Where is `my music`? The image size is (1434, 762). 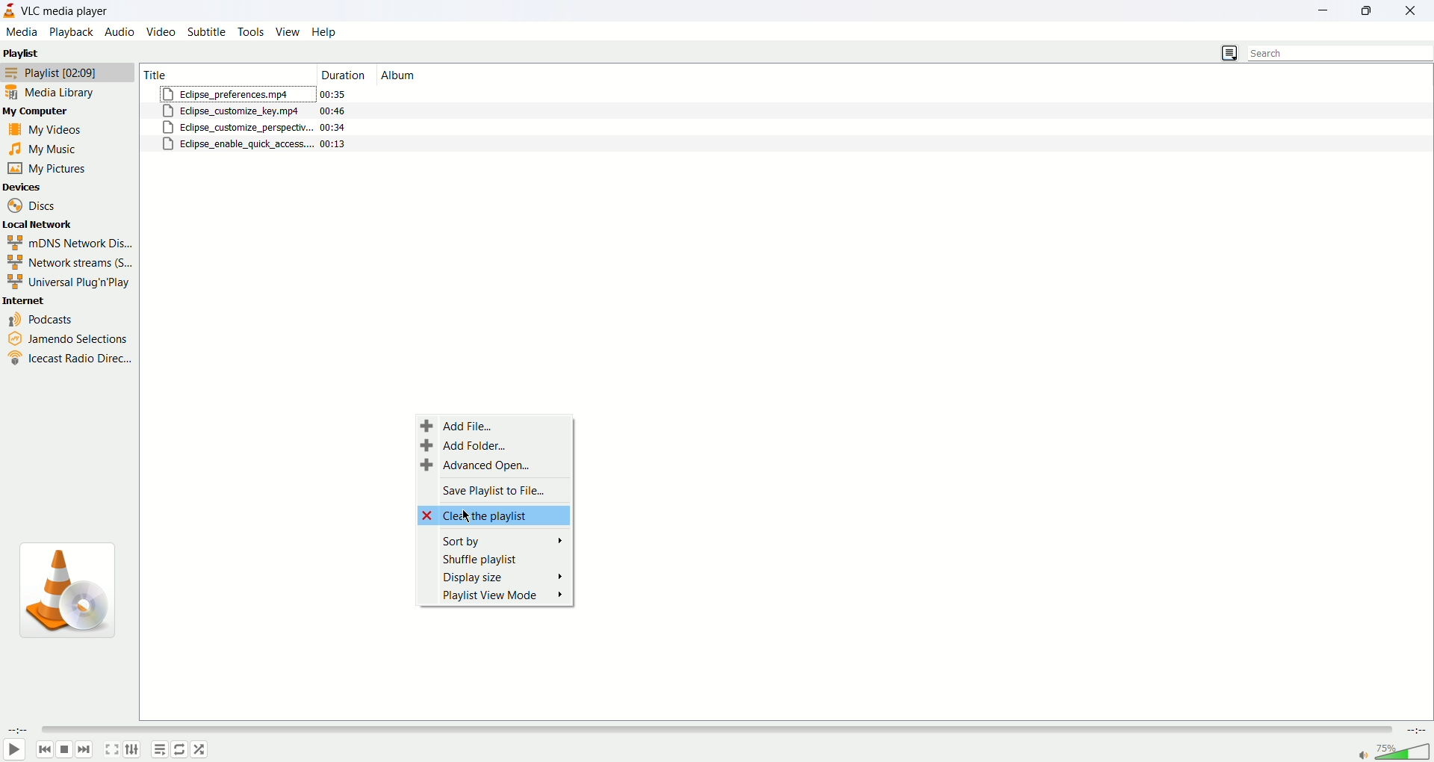
my music is located at coordinates (54, 152).